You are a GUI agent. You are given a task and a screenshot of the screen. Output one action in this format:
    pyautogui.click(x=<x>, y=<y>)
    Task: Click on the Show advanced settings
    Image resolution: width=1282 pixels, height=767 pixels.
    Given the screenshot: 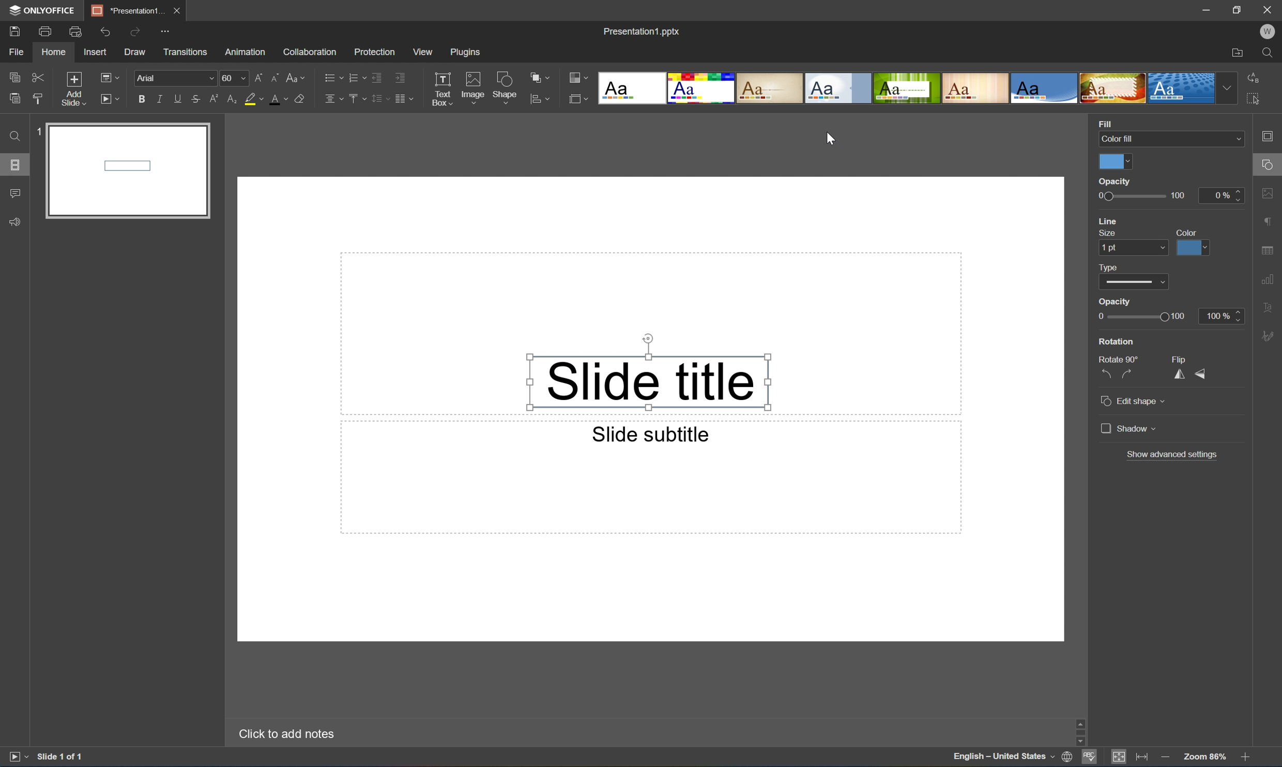 What is the action you would take?
    pyautogui.click(x=1174, y=454)
    